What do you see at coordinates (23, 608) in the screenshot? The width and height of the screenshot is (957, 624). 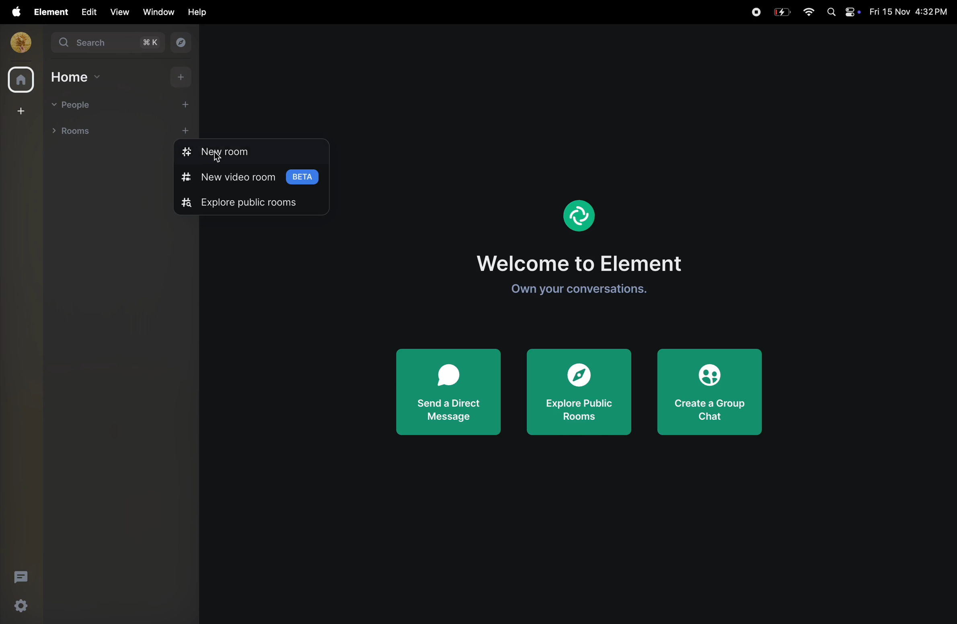 I see `settings` at bounding box center [23, 608].